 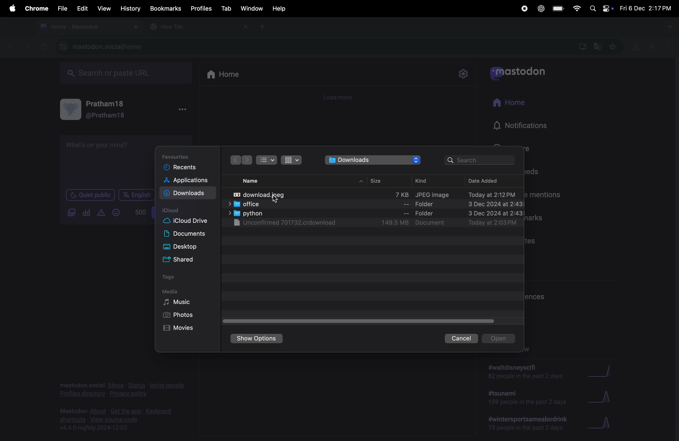 What do you see at coordinates (236, 159) in the screenshot?
I see `next ` at bounding box center [236, 159].